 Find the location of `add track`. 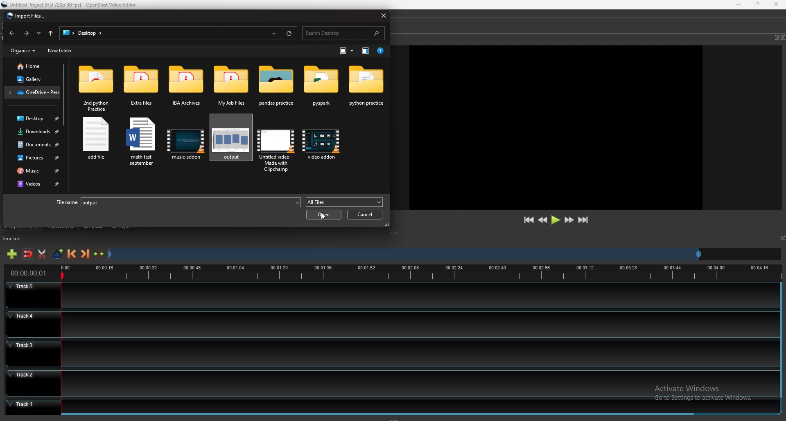

add track is located at coordinates (12, 254).